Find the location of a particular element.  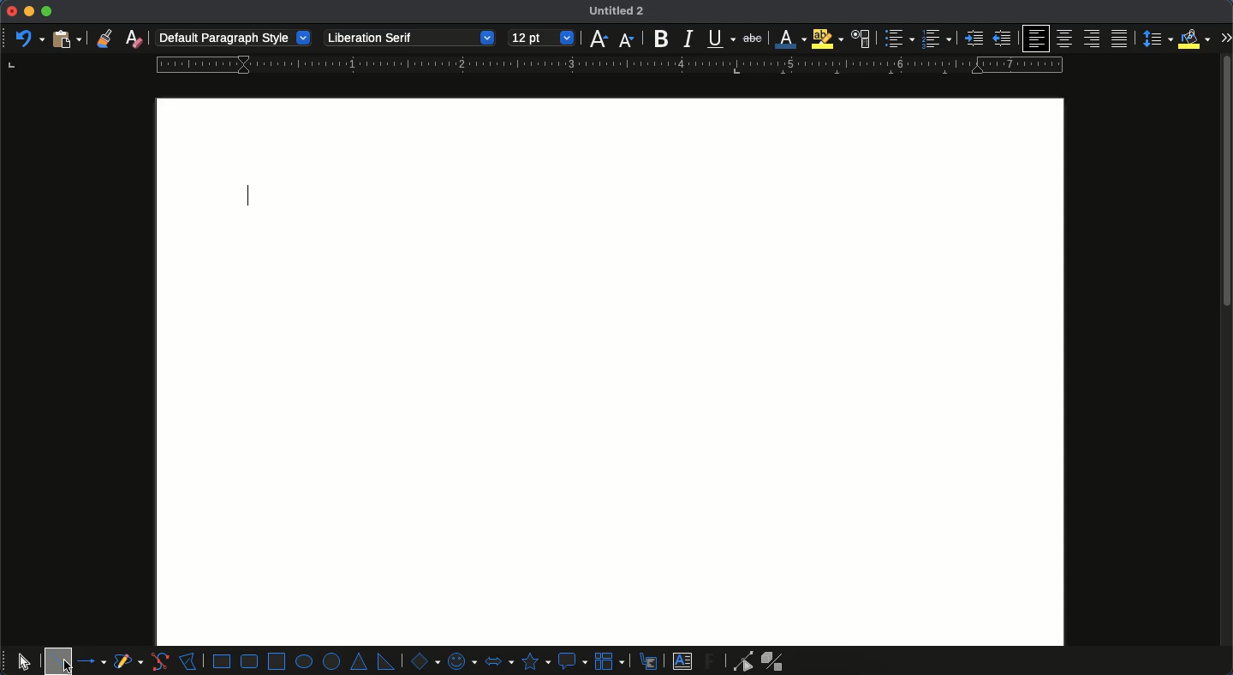

center align is located at coordinates (1067, 39).